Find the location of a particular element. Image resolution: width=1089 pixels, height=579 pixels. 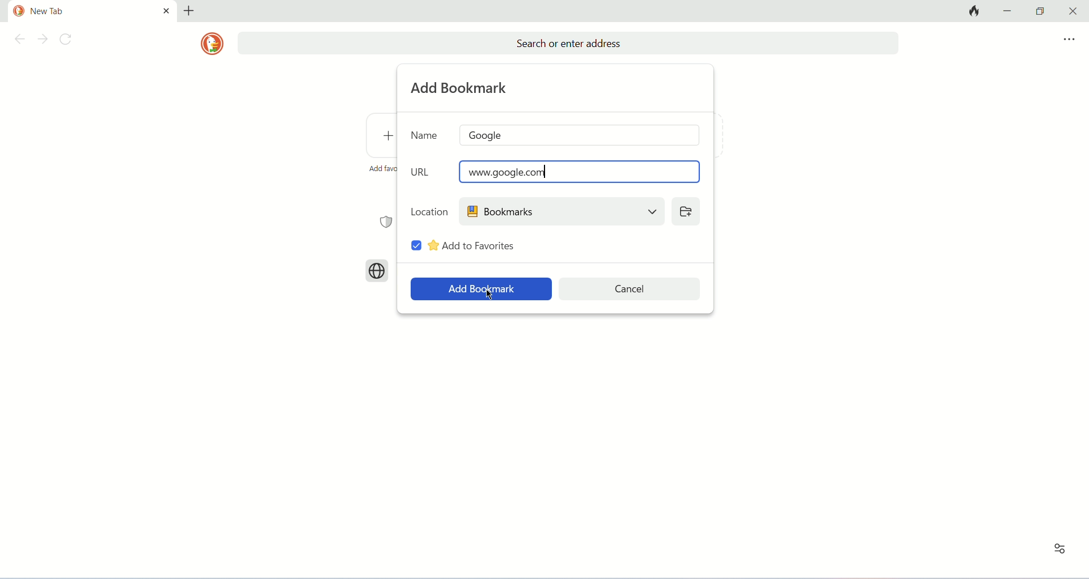

google is located at coordinates (581, 135).